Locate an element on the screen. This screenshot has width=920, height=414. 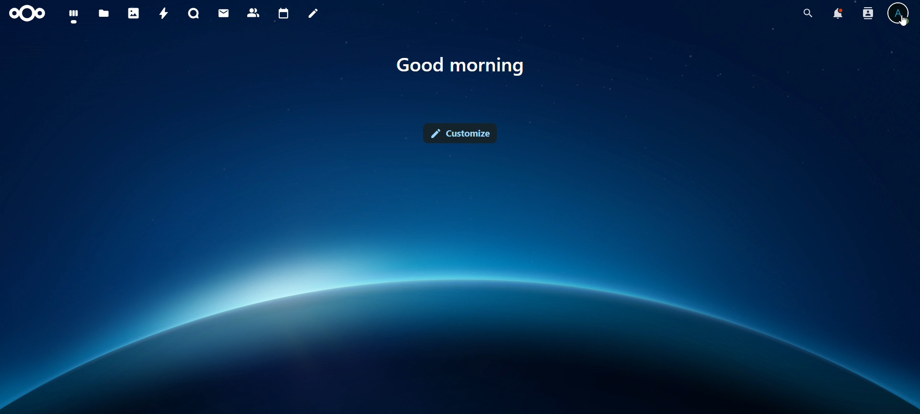
nextcloud icon is located at coordinates (28, 14).